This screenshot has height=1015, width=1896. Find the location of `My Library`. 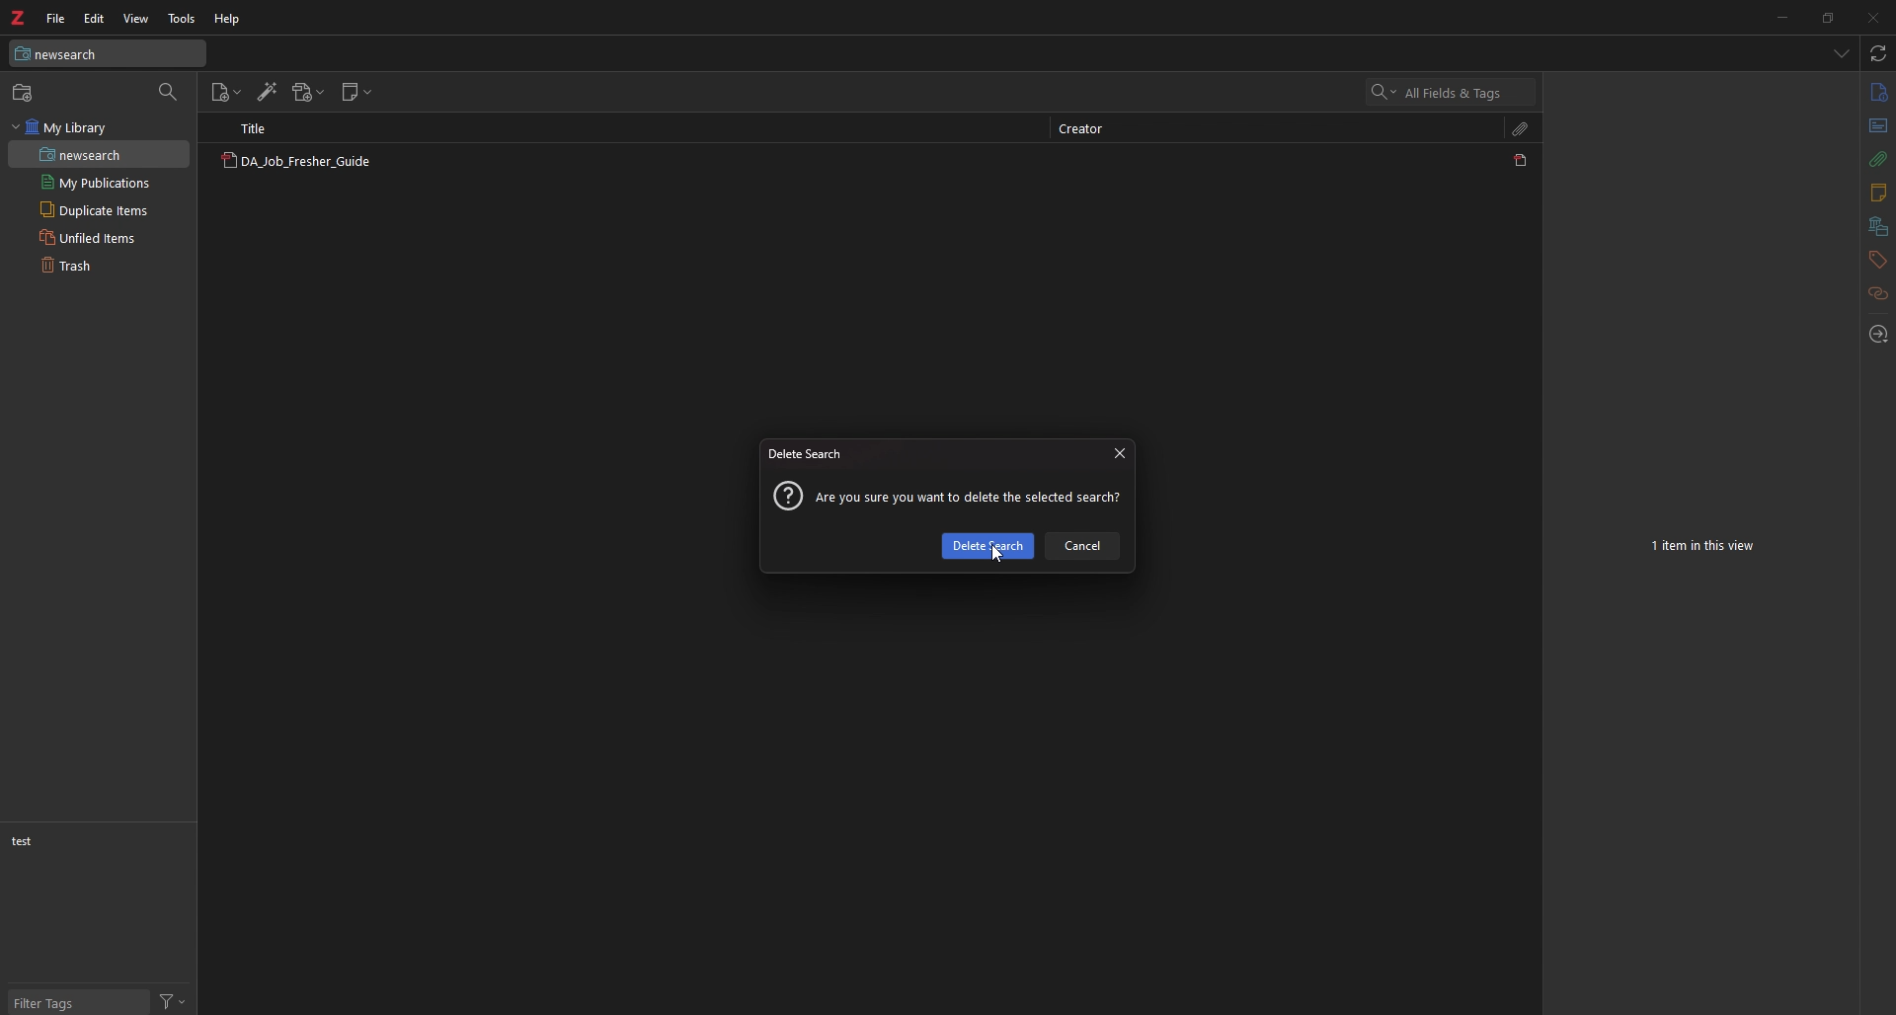

My Library is located at coordinates (110, 52).